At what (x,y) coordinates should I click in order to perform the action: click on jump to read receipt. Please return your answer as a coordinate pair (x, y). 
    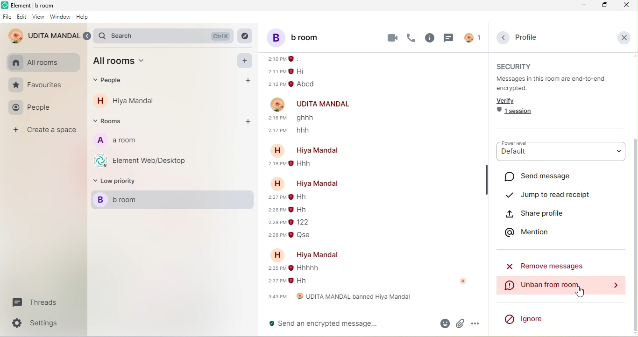
    Looking at the image, I should click on (548, 192).